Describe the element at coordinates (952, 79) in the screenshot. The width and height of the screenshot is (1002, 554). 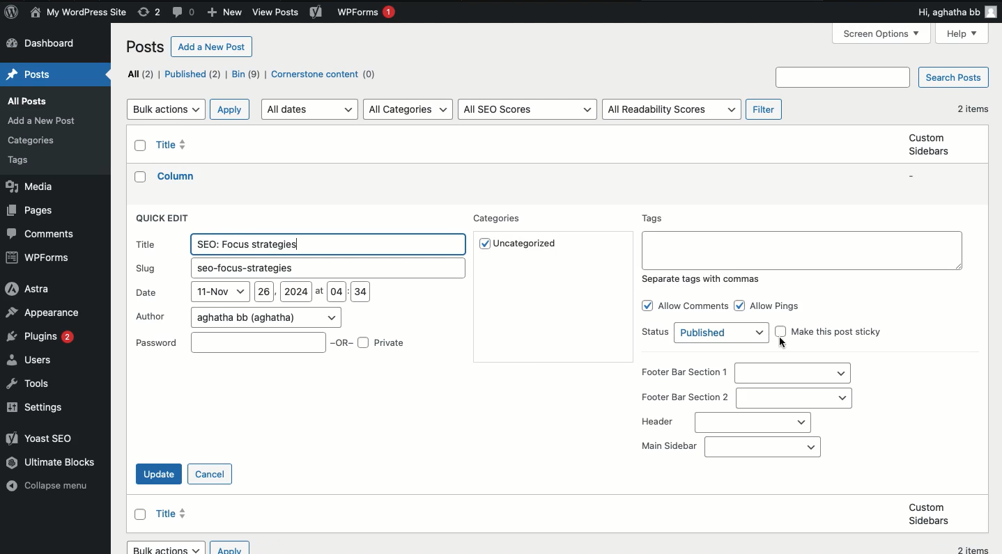
I see `Search posts` at that location.